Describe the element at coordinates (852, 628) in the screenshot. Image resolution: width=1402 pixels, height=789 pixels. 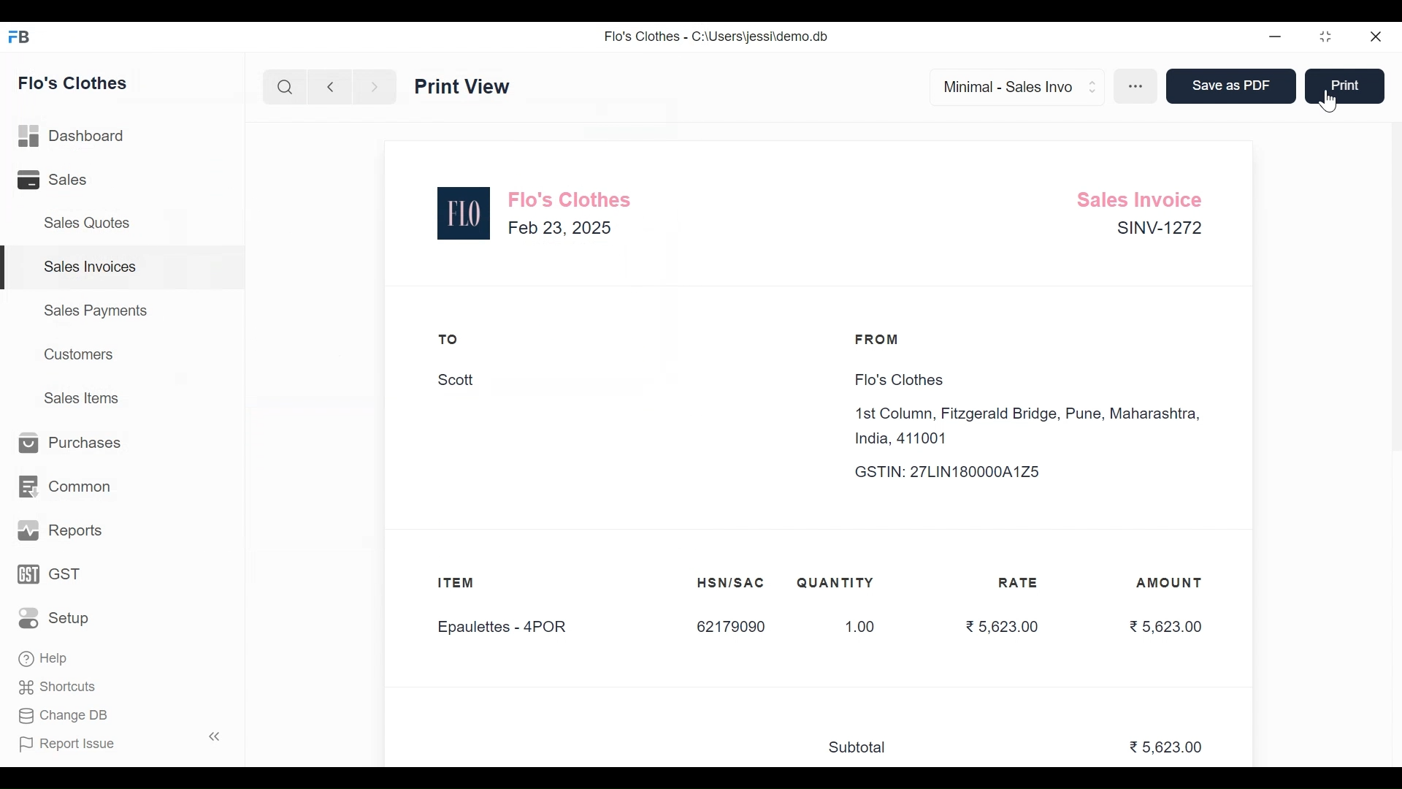
I see `1.00` at that location.